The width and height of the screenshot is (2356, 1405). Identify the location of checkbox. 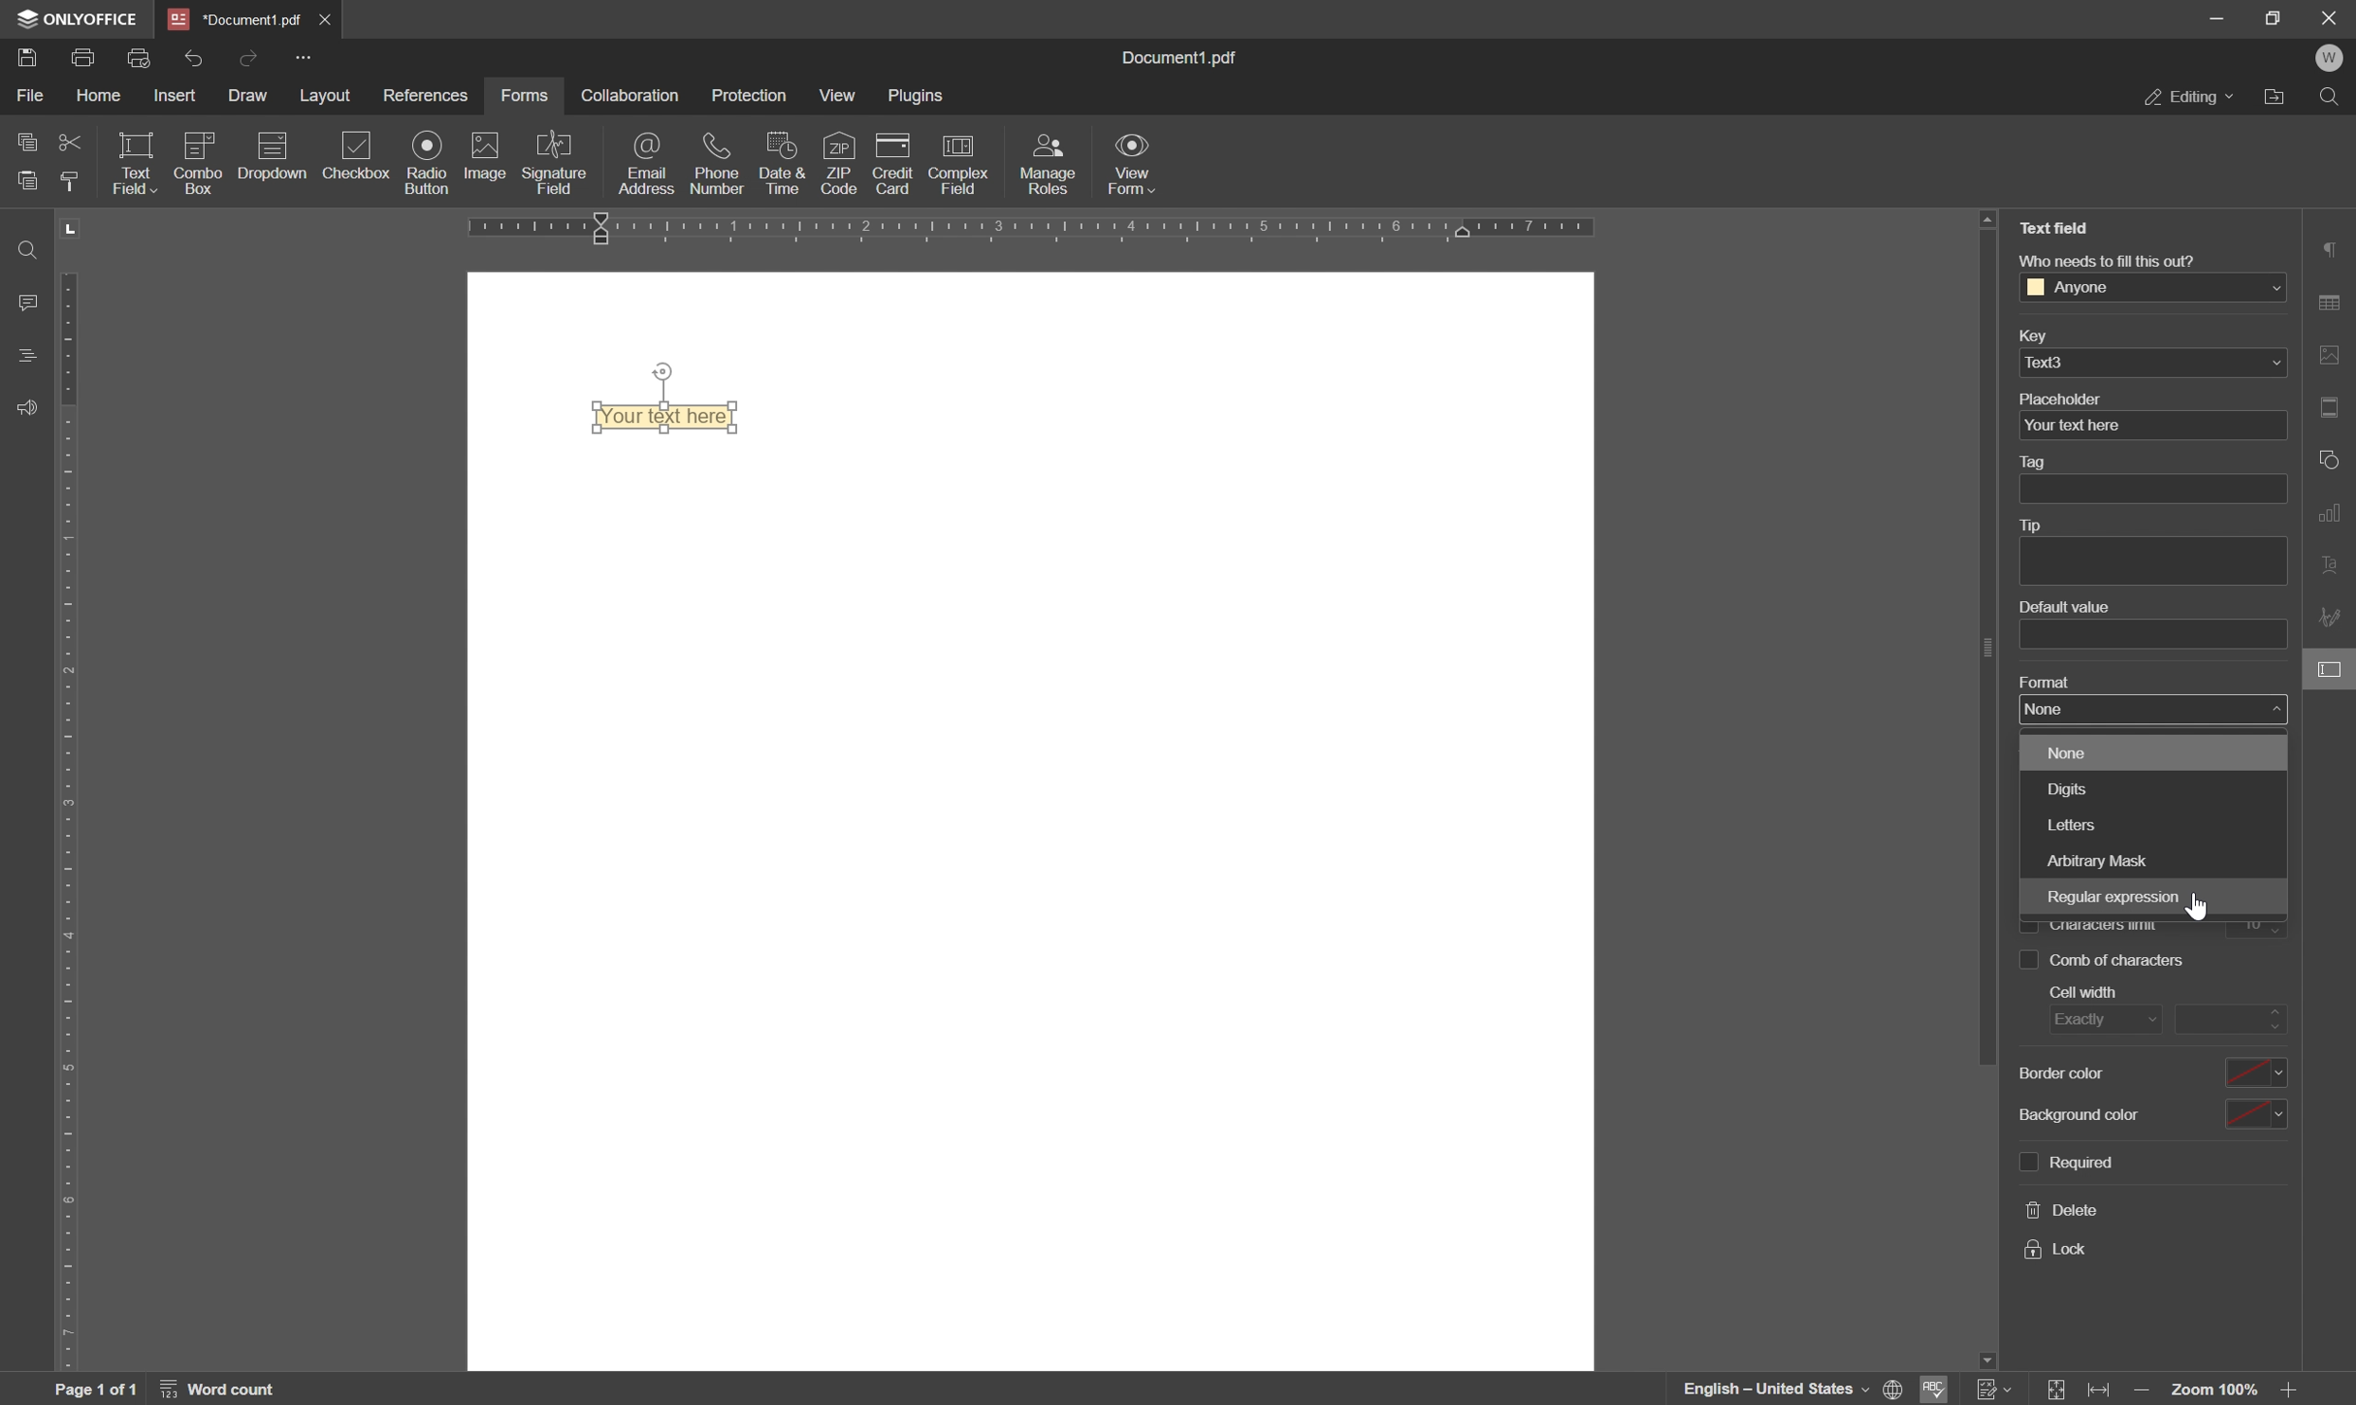
(2022, 1162).